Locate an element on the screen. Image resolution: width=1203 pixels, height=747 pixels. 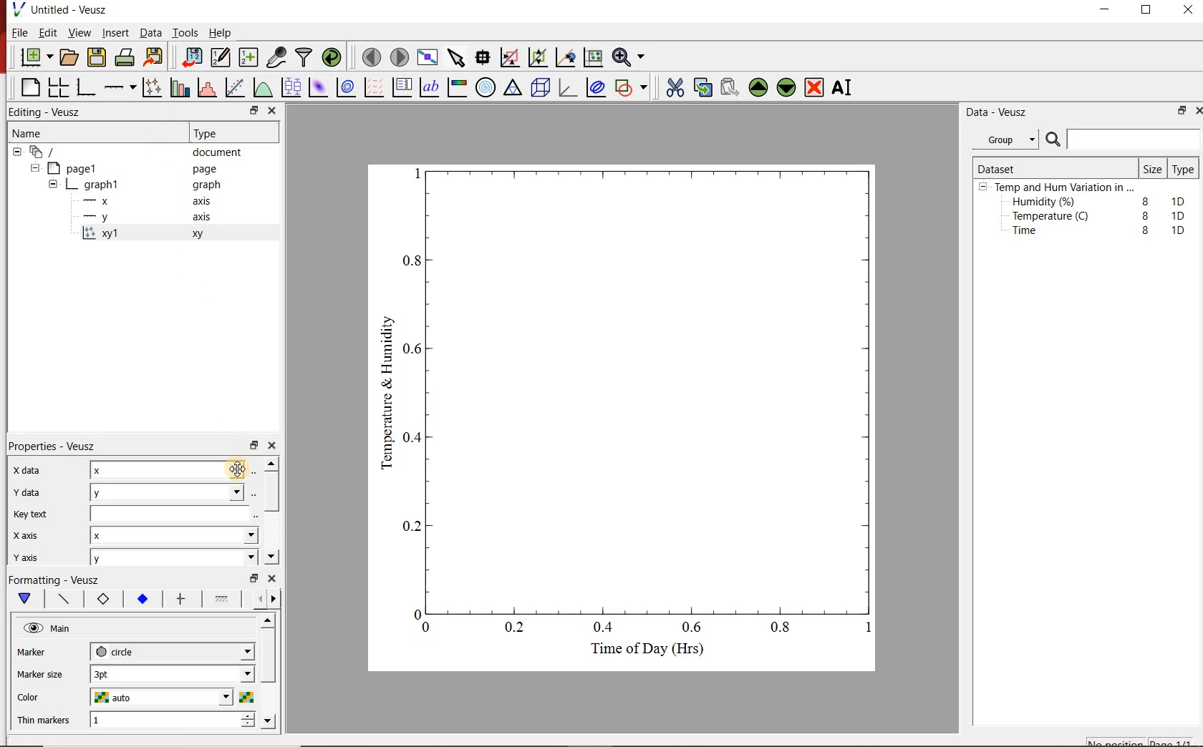
blank page is located at coordinates (29, 86).